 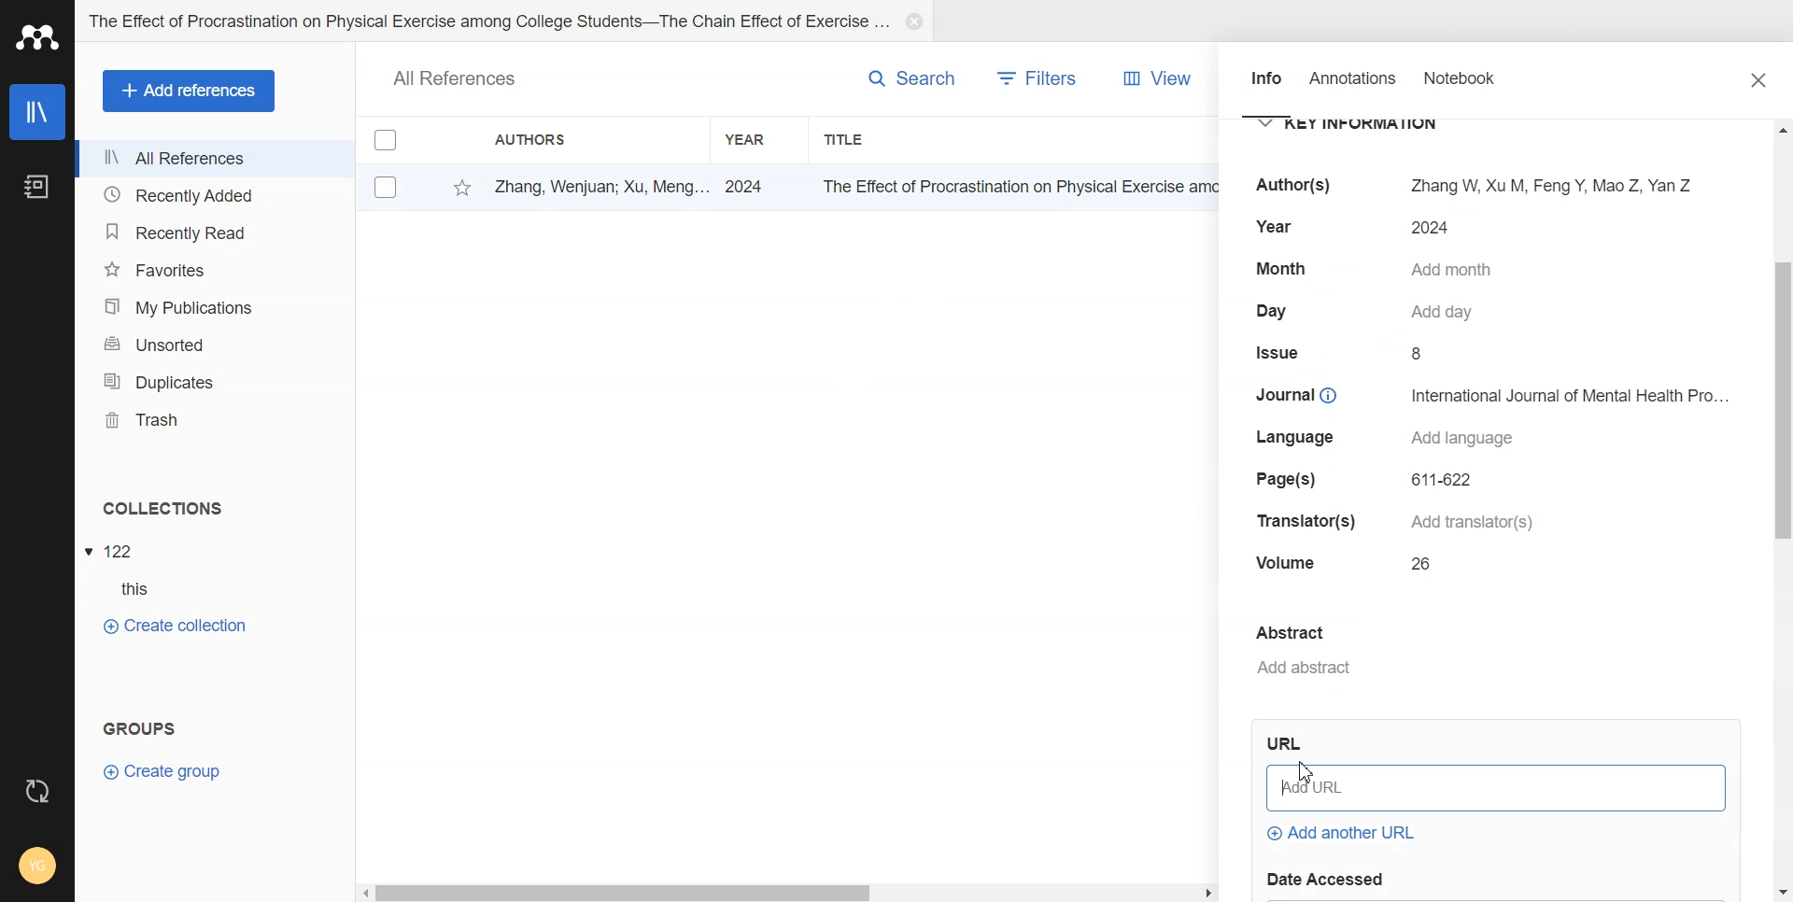 I want to click on Title, so click(x=903, y=139).